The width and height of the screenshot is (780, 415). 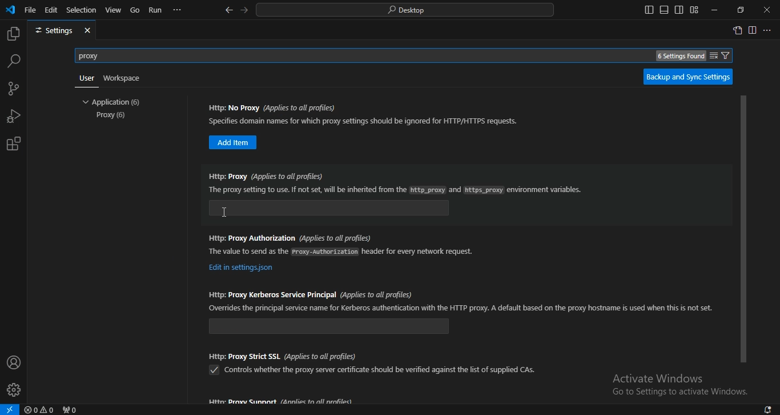 What do you see at coordinates (13, 62) in the screenshot?
I see `search` at bounding box center [13, 62].